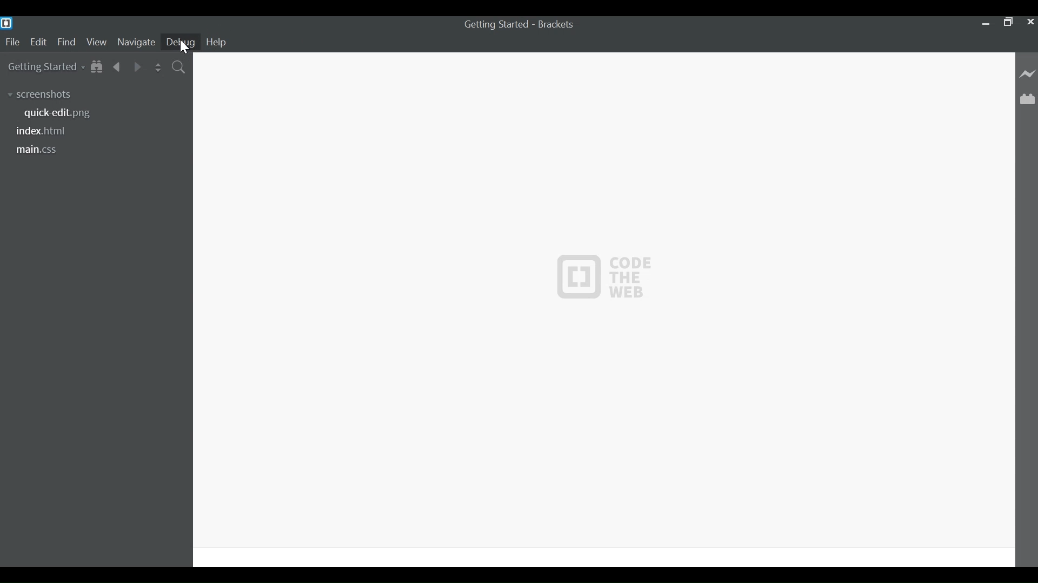  What do you see at coordinates (137, 65) in the screenshot?
I see `Navigate Forward` at bounding box center [137, 65].